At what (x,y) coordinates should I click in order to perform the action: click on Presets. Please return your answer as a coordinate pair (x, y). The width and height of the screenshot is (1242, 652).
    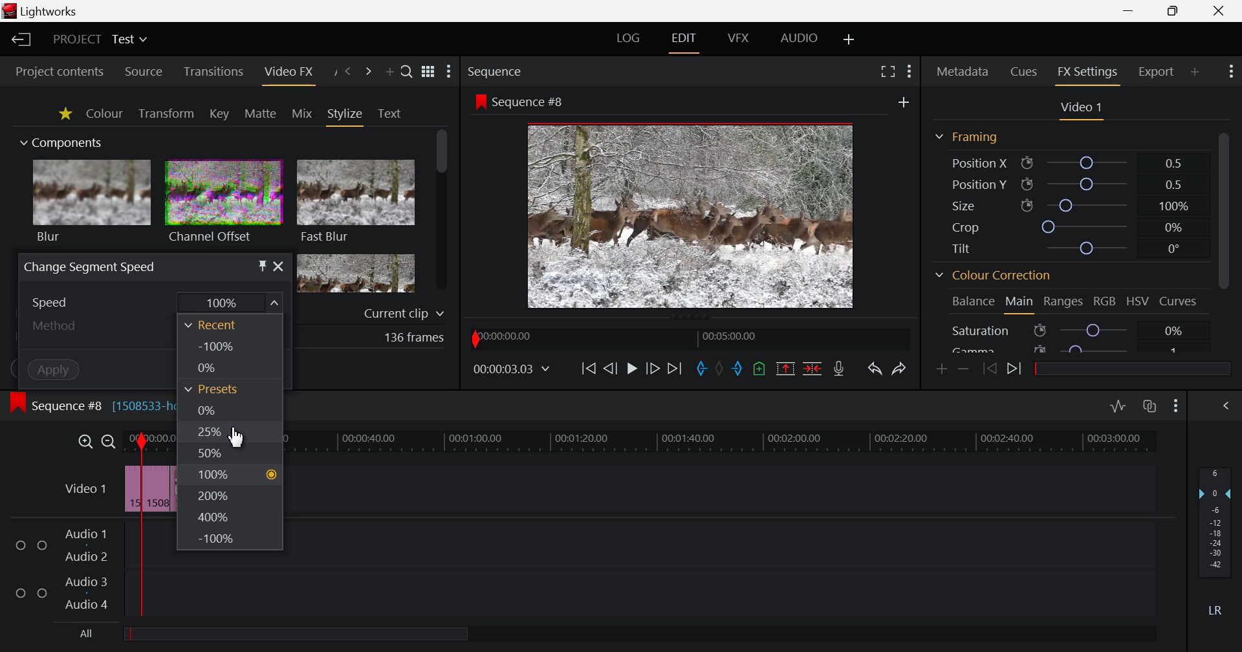
    Looking at the image, I should click on (229, 393).